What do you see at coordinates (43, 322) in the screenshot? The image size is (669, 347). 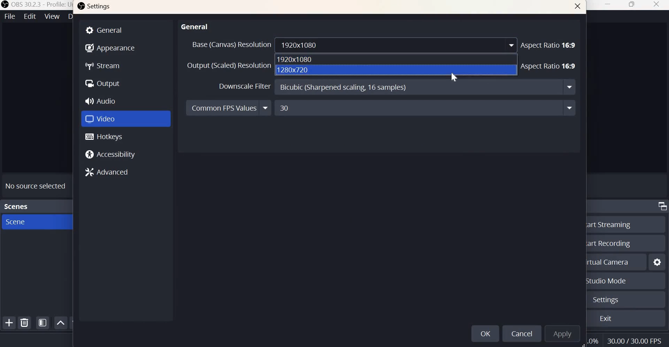 I see `Open scene filters` at bounding box center [43, 322].